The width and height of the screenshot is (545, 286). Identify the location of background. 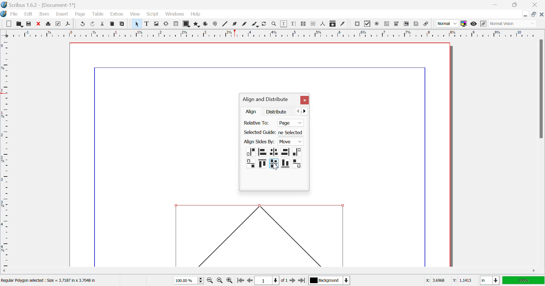
(330, 280).